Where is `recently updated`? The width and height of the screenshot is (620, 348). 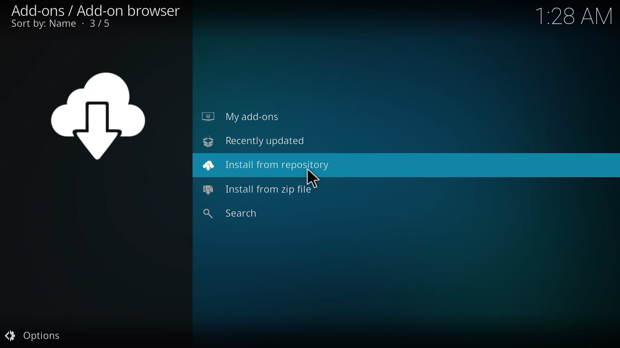
recently updated is located at coordinates (254, 140).